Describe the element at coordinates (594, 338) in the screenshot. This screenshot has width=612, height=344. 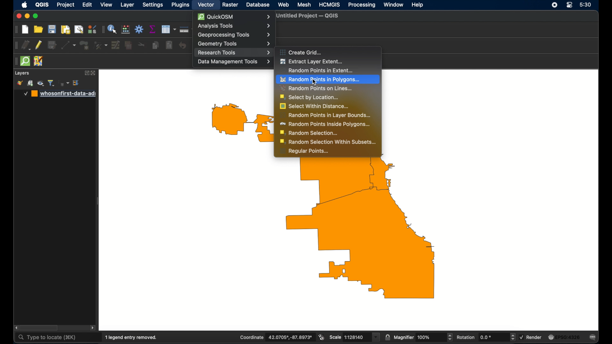
I see `messages` at that location.